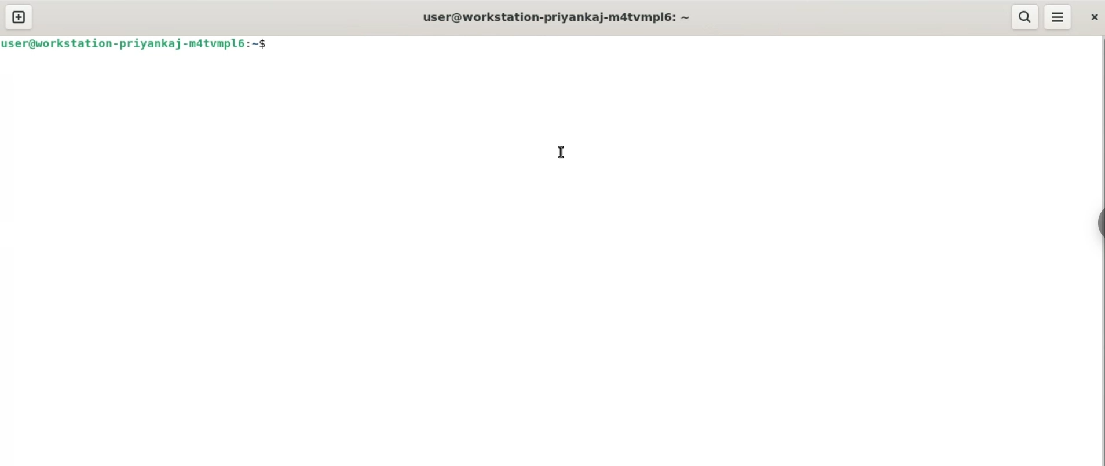 The height and width of the screenshot is (466, 1105). Describe the element at coordinates (19, 18) in the screenshot. I see `new tab` at that location.